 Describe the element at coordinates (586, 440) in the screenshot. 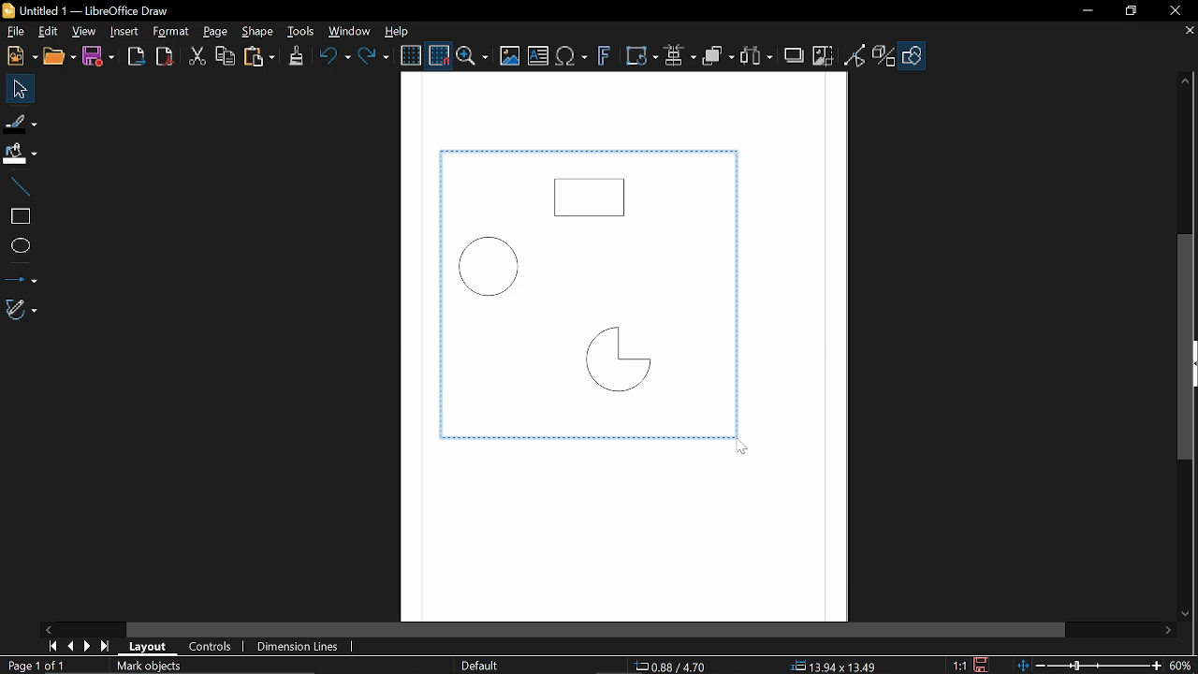

I see `horizontal line around objects` at that location.